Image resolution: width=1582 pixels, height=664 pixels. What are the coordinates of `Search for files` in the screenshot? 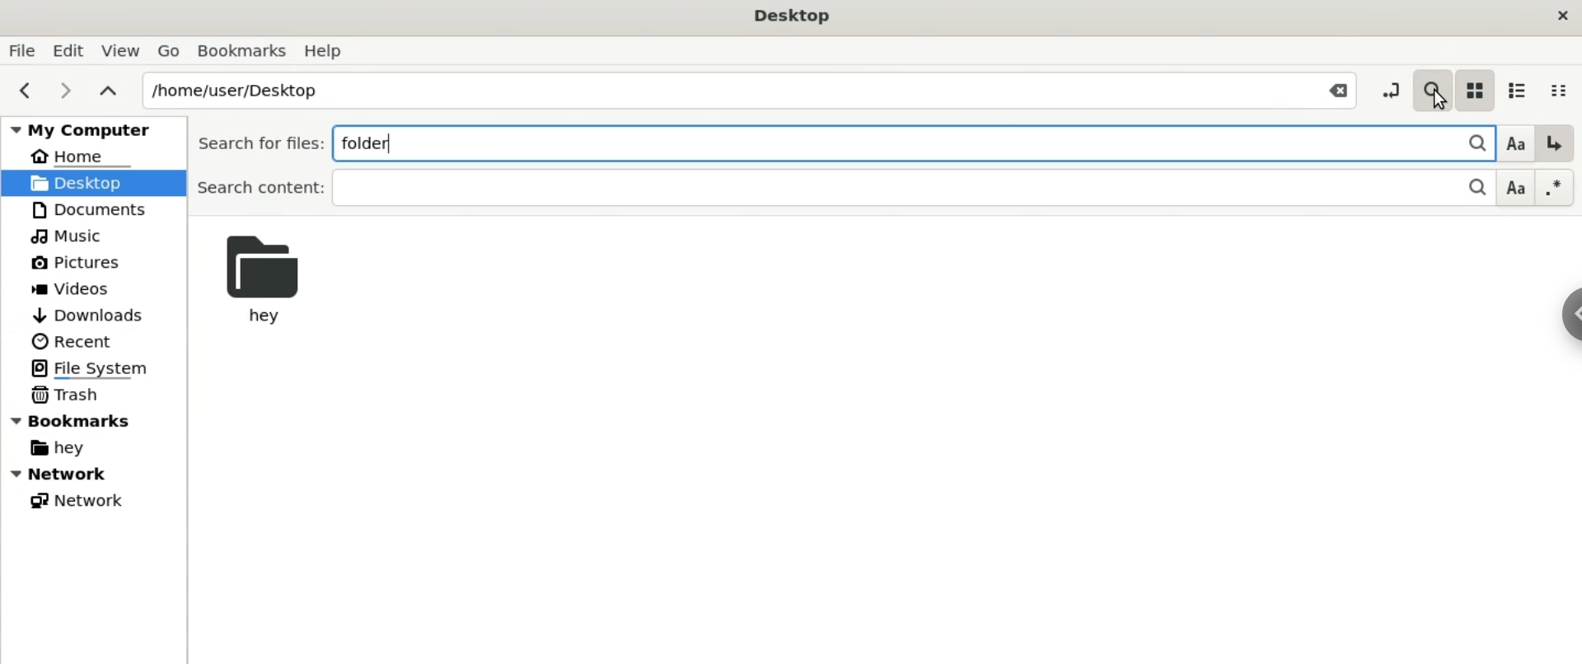 It's located at (257, 143).